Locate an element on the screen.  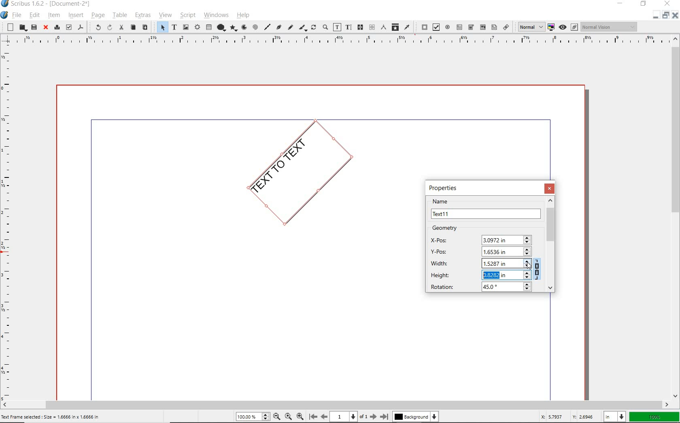
ruler is located at coordinates (338, 42).